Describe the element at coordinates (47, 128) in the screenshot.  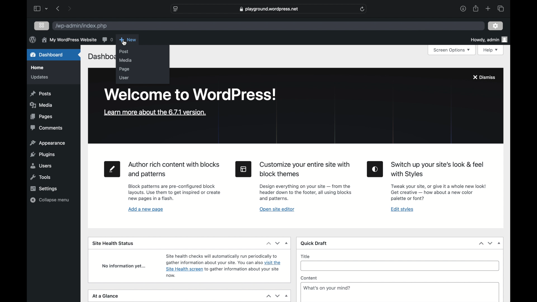
I see `comments` at that location.